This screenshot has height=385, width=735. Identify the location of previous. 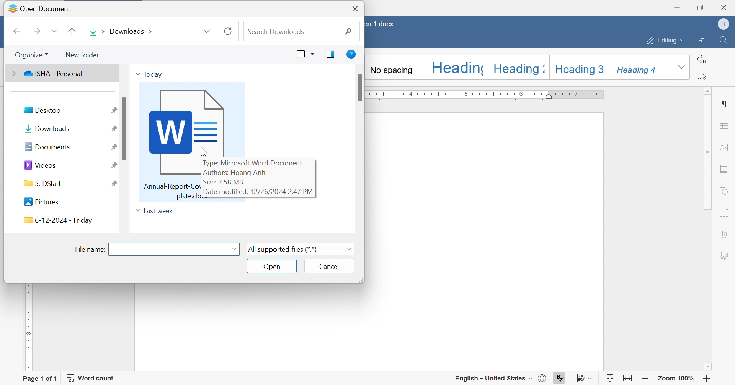
(19, 32).